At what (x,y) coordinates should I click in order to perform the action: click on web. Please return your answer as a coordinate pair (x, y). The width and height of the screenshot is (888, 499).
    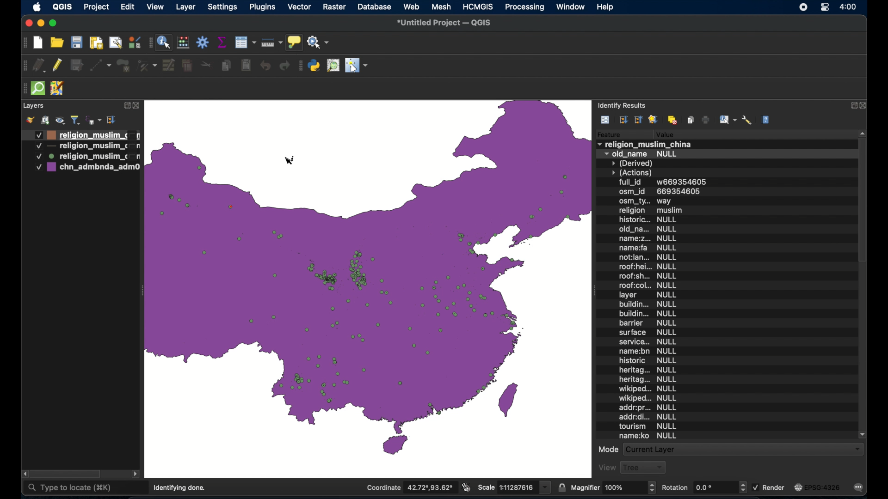
    Looking at the image, I should click on (412, 6).